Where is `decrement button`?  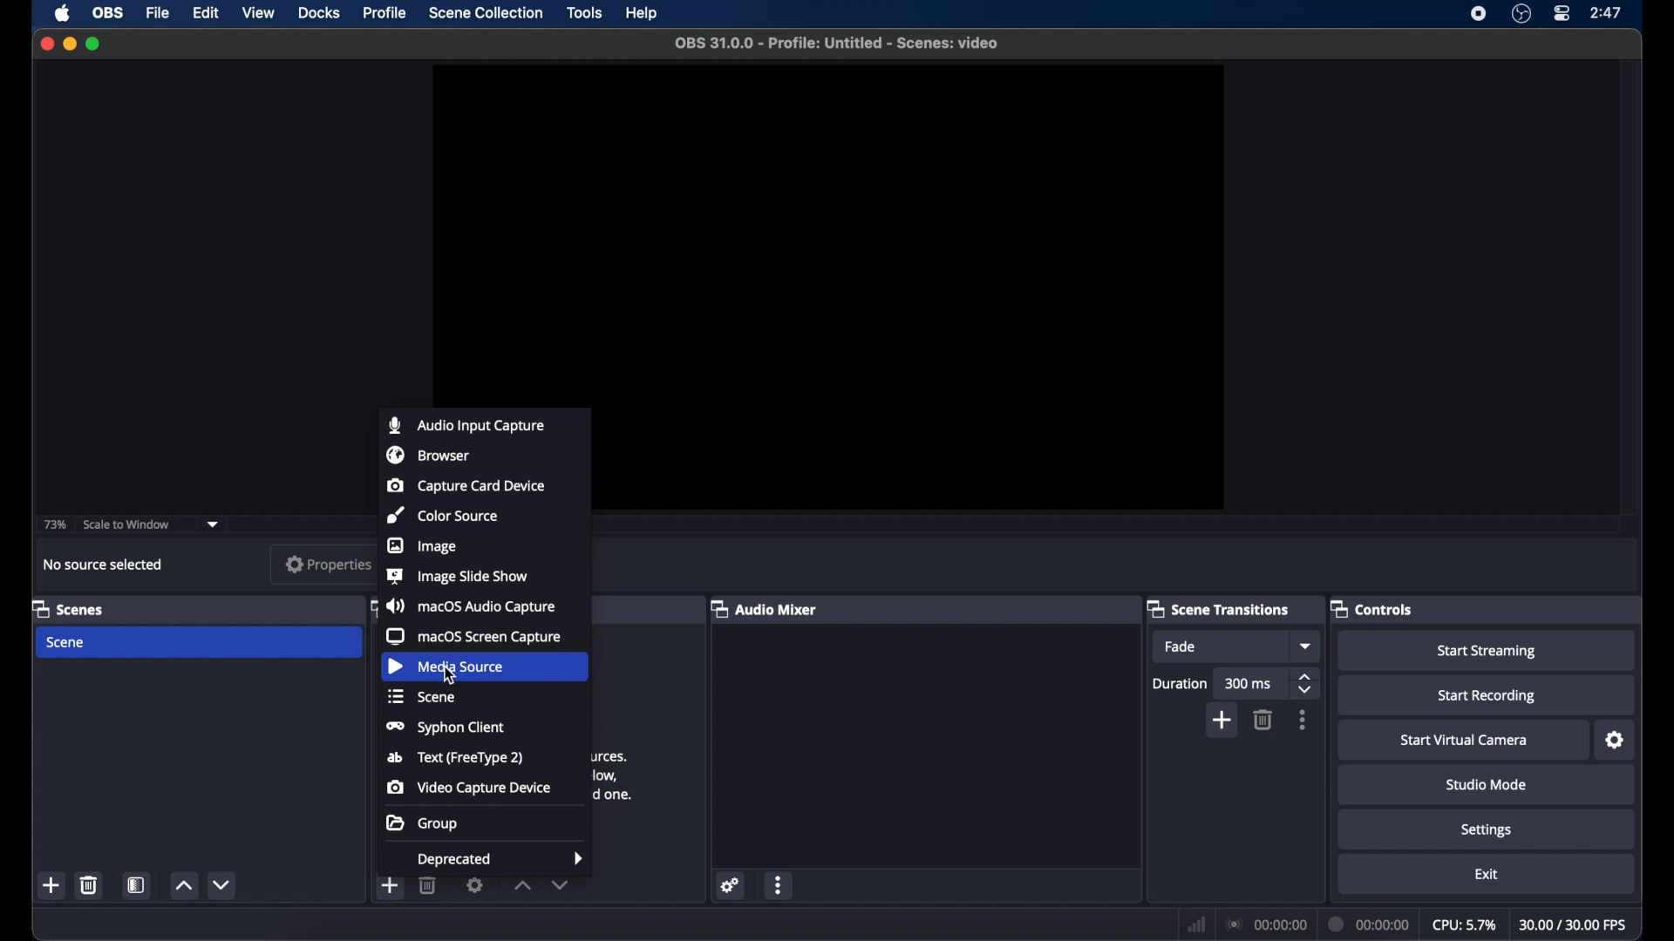
decrement button is located at coordinates (560, 884).